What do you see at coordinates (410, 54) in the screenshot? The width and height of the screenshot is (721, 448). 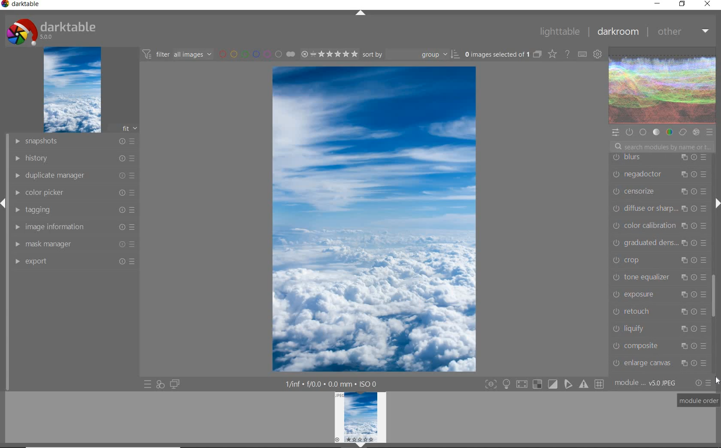 I see `sort by group` at bounding box center [410, 54].